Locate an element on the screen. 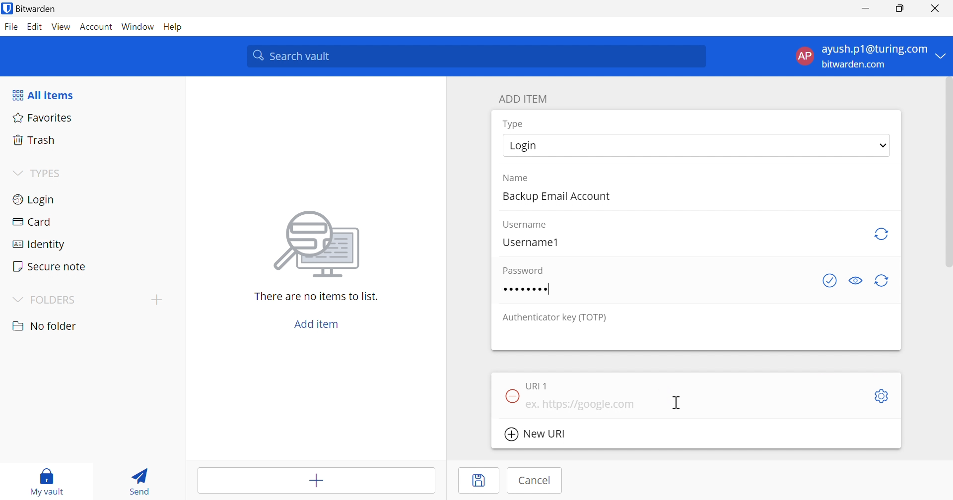 The image size is (953, 500). Type is located at coordinates (514, 125).